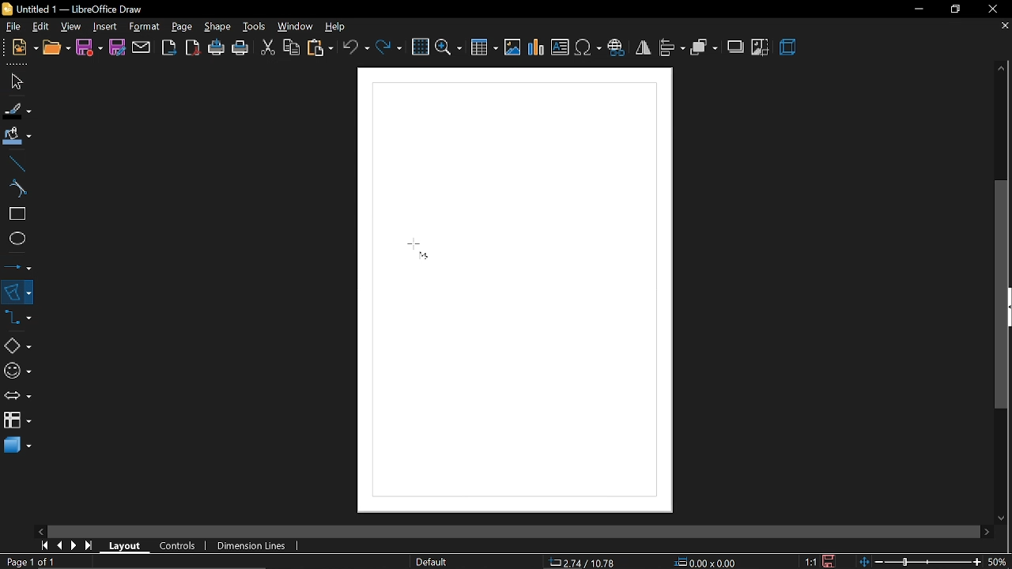 The image size is (1012, 569). I want to click on Cursor, so click(417, 251).